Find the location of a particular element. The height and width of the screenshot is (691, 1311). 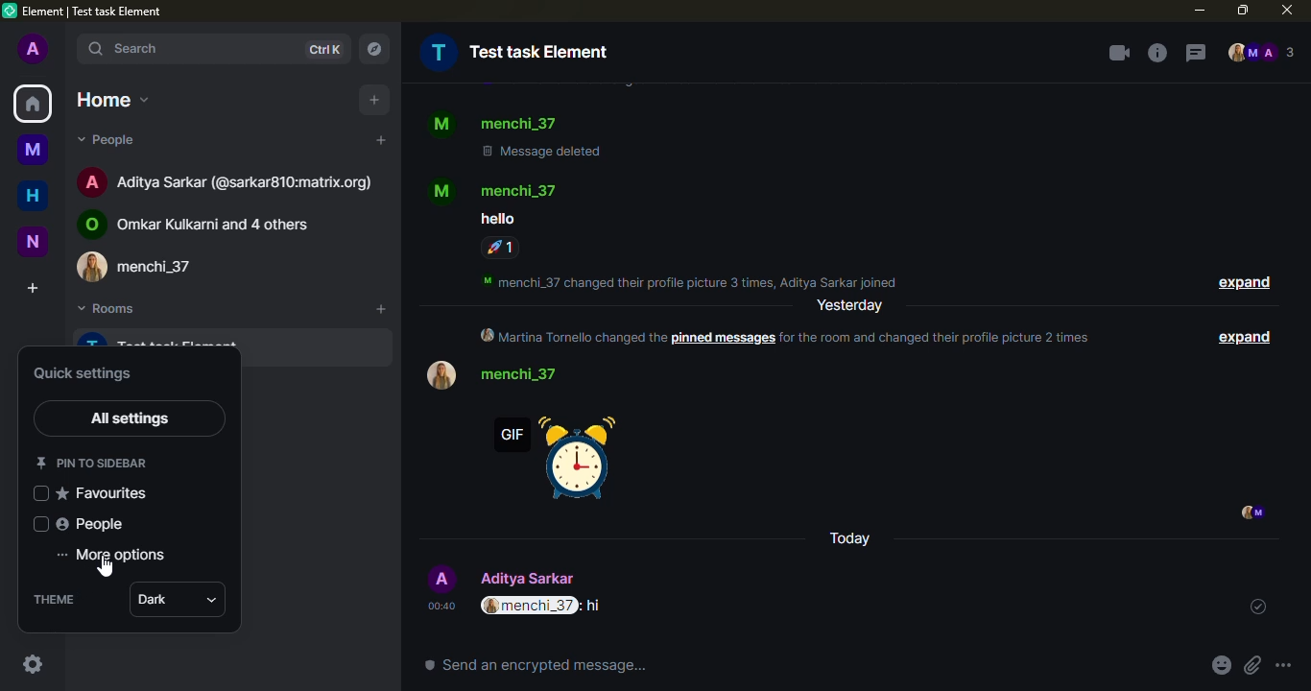

profile is located at coordinates (32, 50).